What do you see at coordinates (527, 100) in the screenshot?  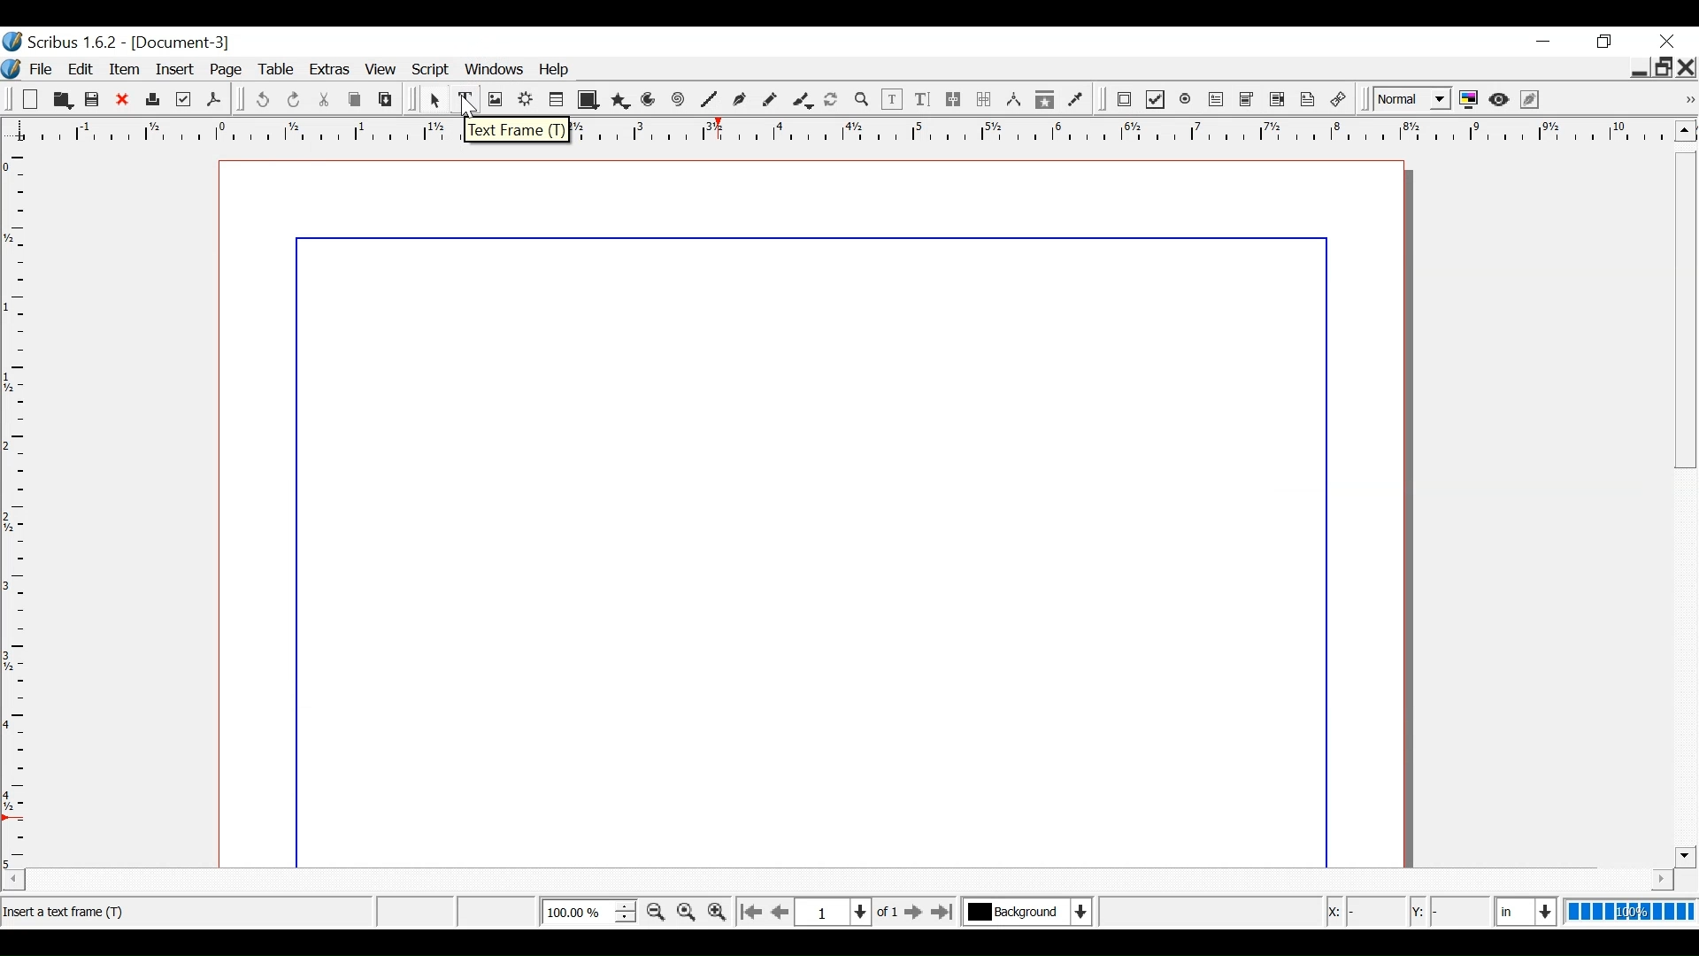 I see `Render frame` at bounding box center [527, 100].